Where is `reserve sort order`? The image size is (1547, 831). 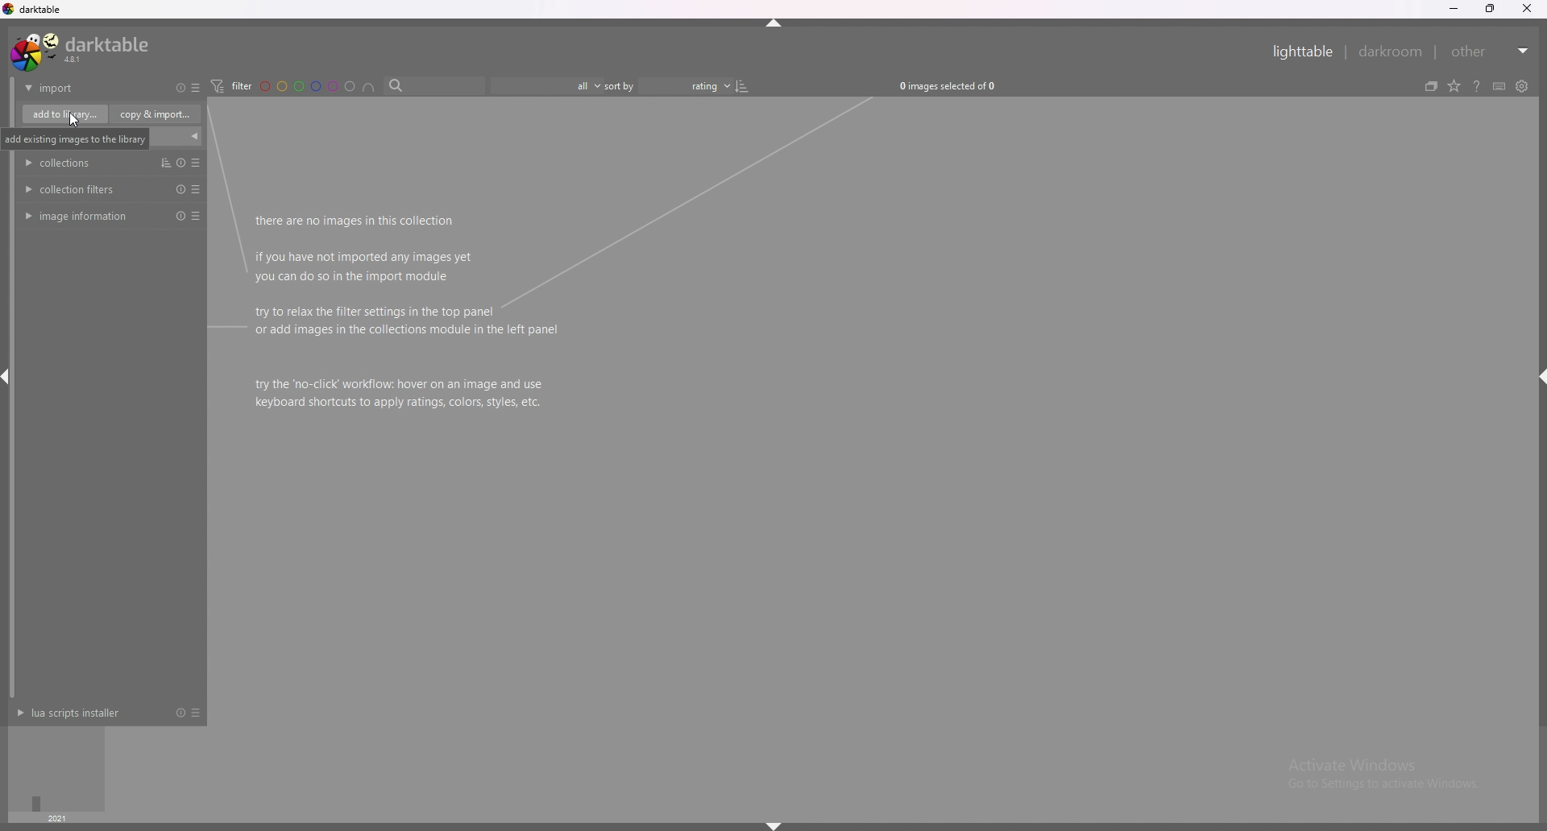
reserve sort order is located at coordinates (744, 85).